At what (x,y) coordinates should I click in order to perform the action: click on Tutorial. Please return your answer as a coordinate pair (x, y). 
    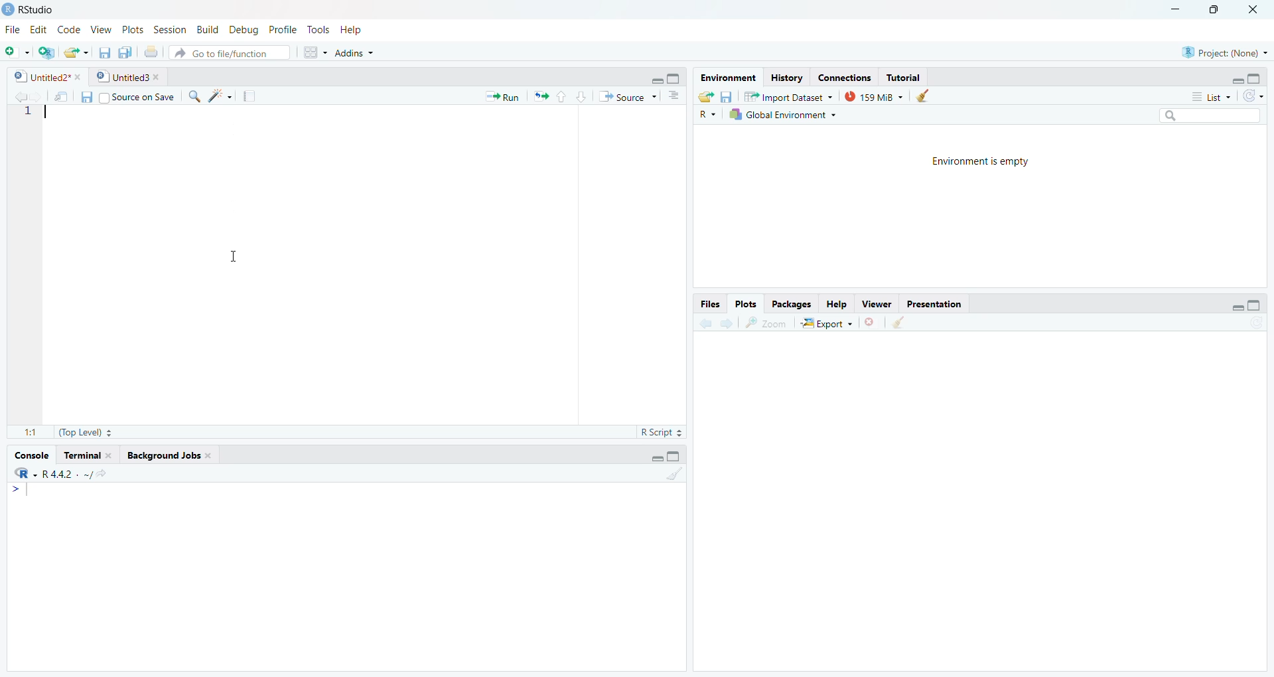
    Looking at the image, I should click on (904, 78).